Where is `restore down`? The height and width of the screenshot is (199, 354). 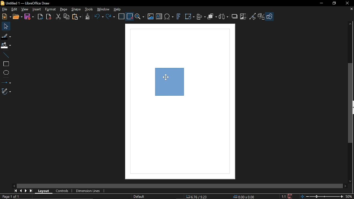
restore down is located at coordinates (334, 4).